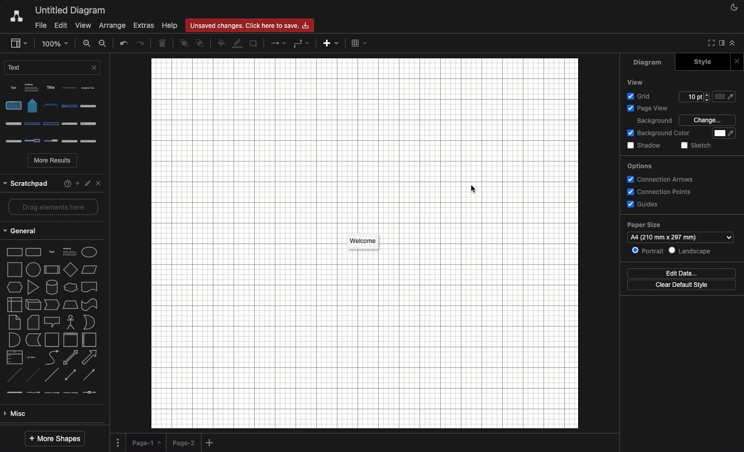 This screenshot has height=452, width=744. Describe the element at coordinates (649, 203) in the screenshot. I see `Guides` at that location.